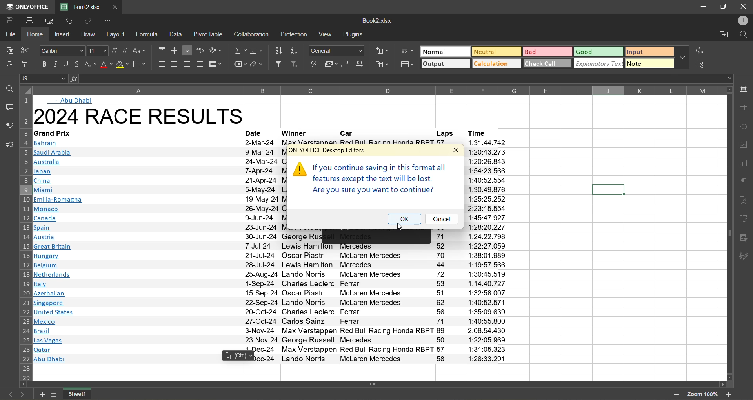  What do you see at coordinates (142, 49) in the screenshot?
I see `change case` at bounding box center [142, 49].